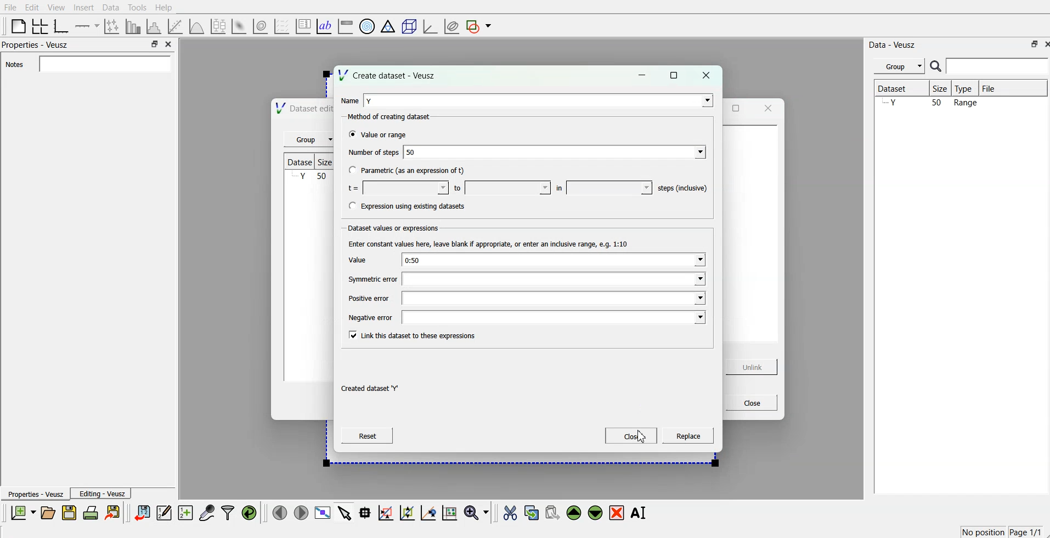 The width and height of the screenshot is (1050, 538). What do you see at coordinates (344, 514) in the screenshot?
I see `select items` at bounding box center [344, 514].